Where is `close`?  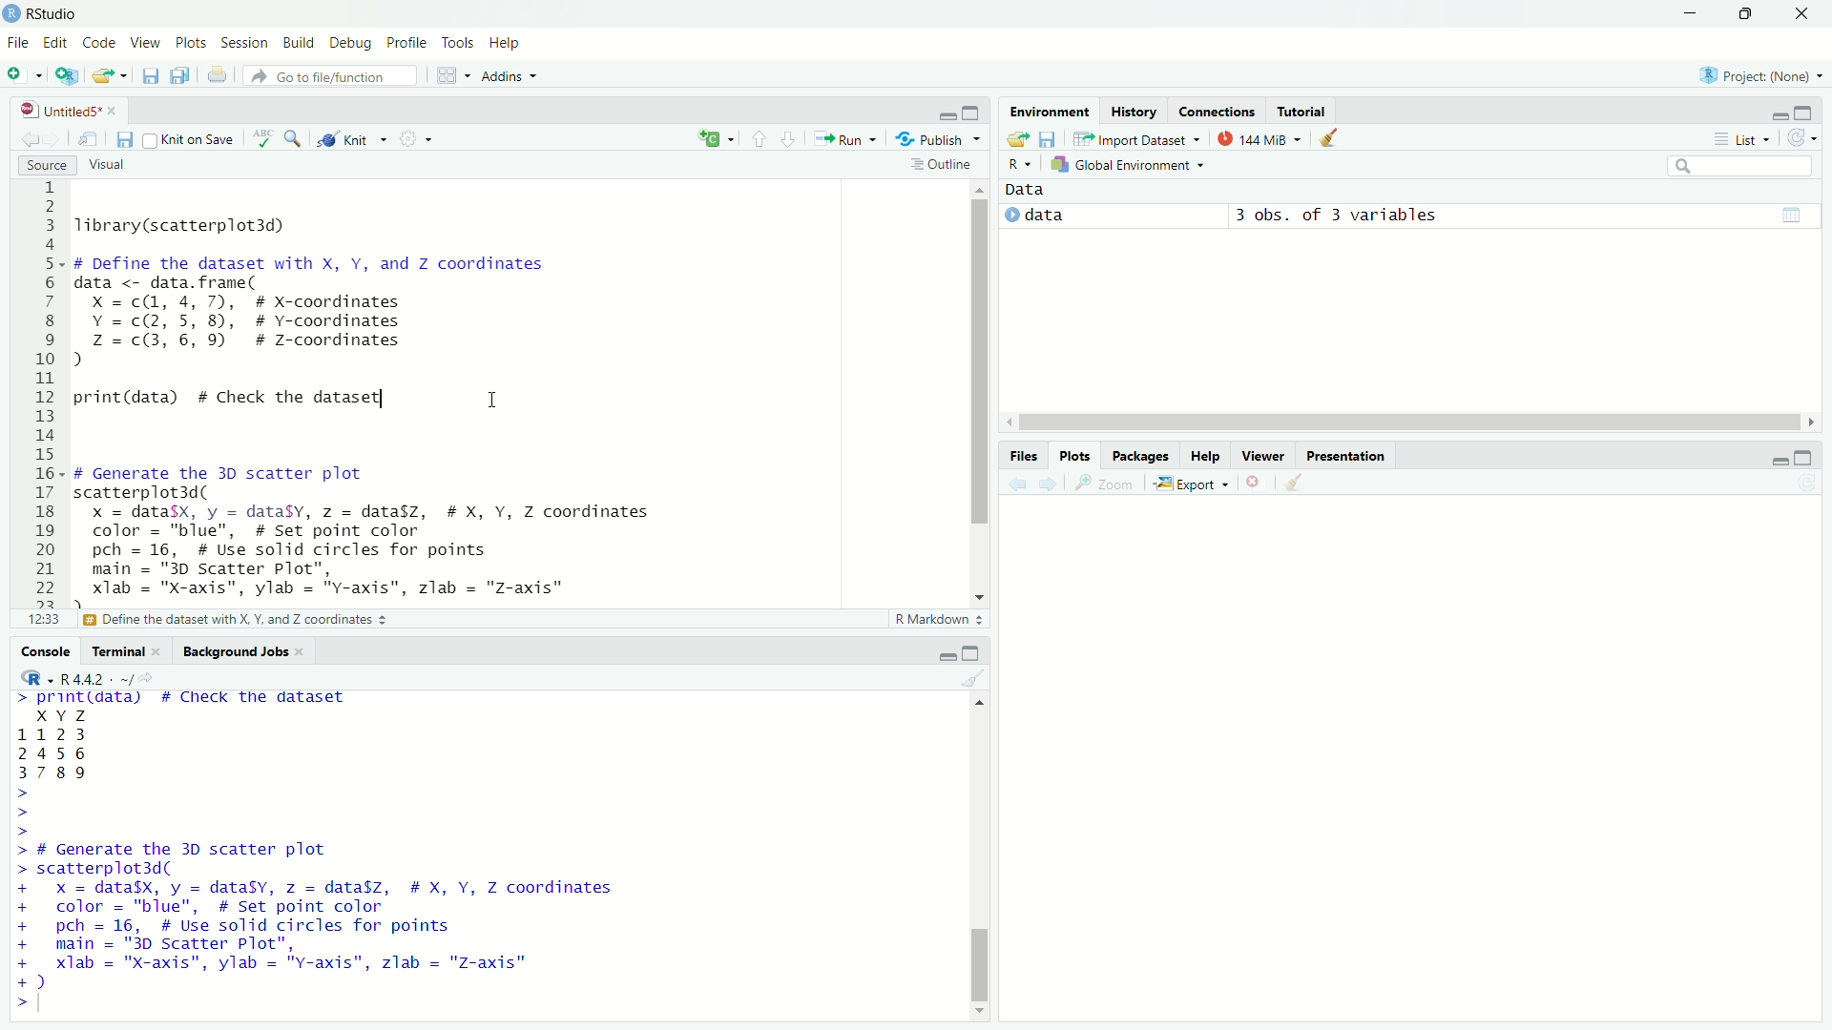
close is located at coordinates (118, 110).